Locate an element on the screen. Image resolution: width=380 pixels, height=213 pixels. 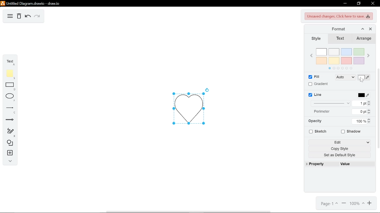
zoom out is located at coordinates (344, 204).